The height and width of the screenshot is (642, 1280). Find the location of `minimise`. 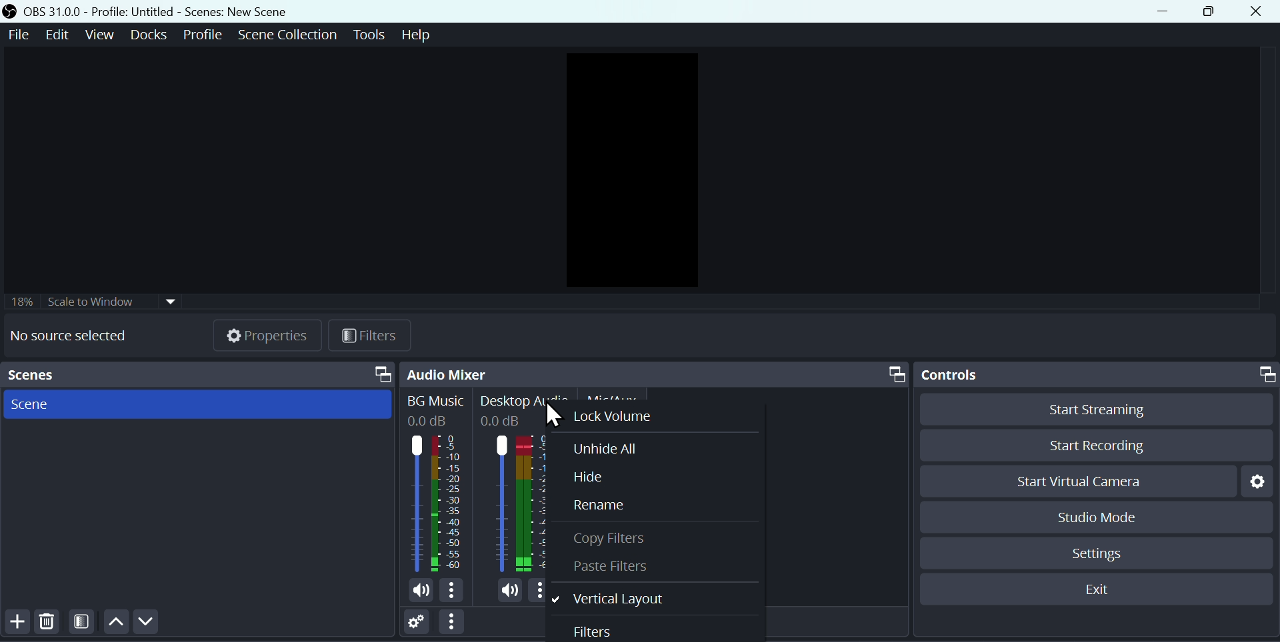

minimise is located at coordinates (1156, 14).